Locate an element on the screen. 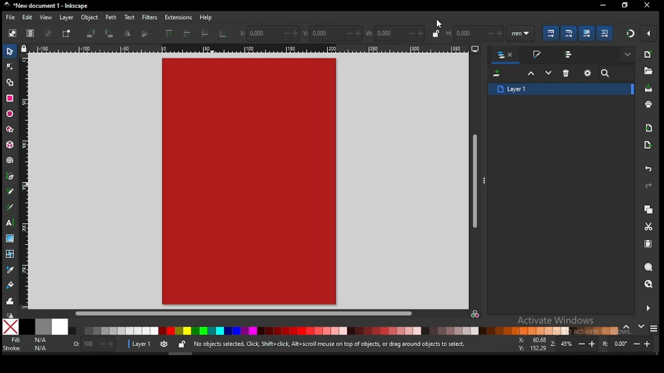 This screenshot has height=373, width=664. gradient tool is located at coordinates (11, 239).